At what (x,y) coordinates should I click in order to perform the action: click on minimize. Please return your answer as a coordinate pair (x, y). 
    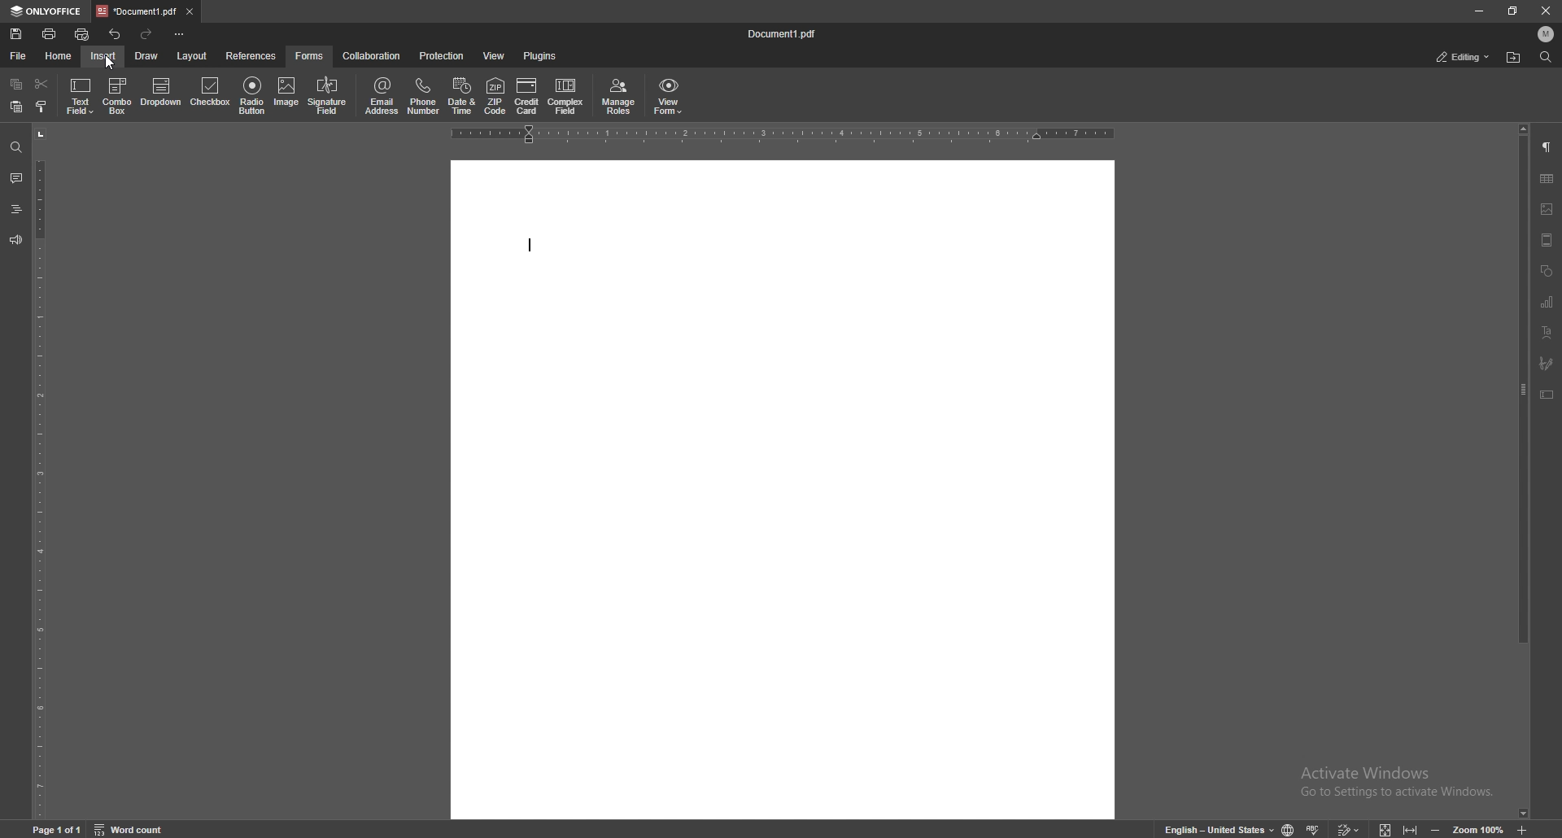
    Looking at the image, I should click on (1479, 11).